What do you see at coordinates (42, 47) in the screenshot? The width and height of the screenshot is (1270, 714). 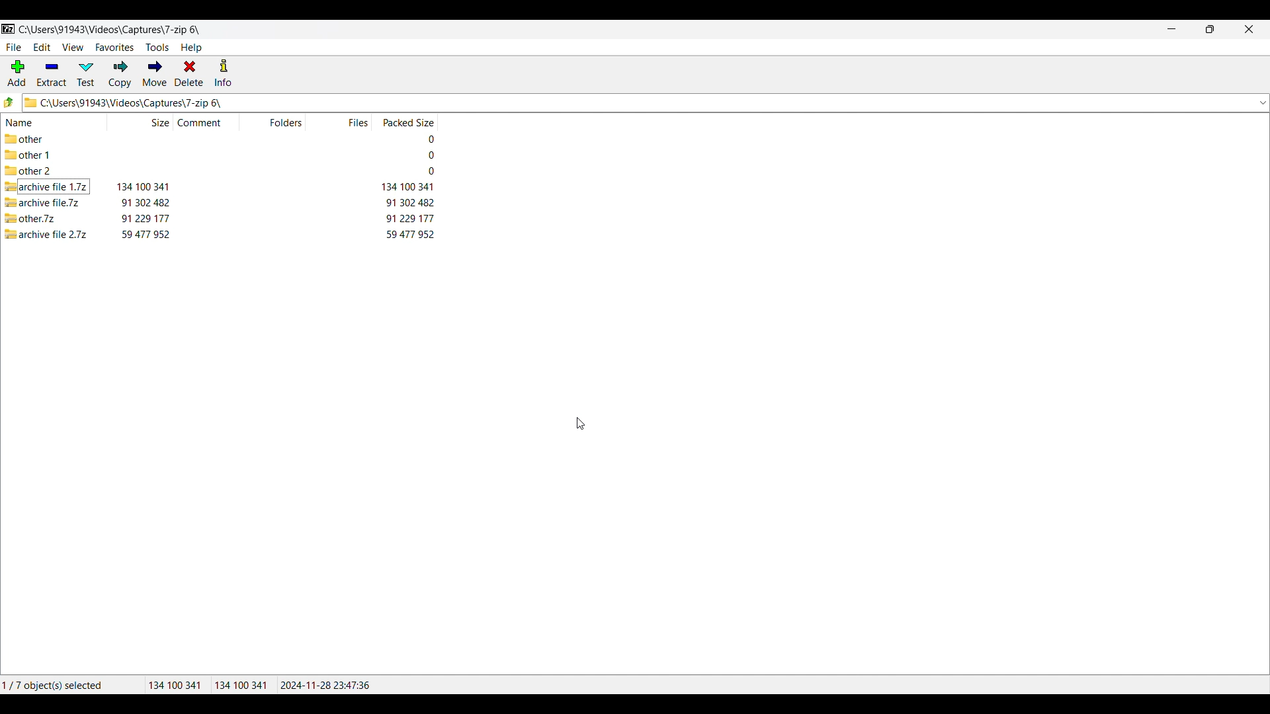 I see `Edit menu` at bounding box center [42, 47].